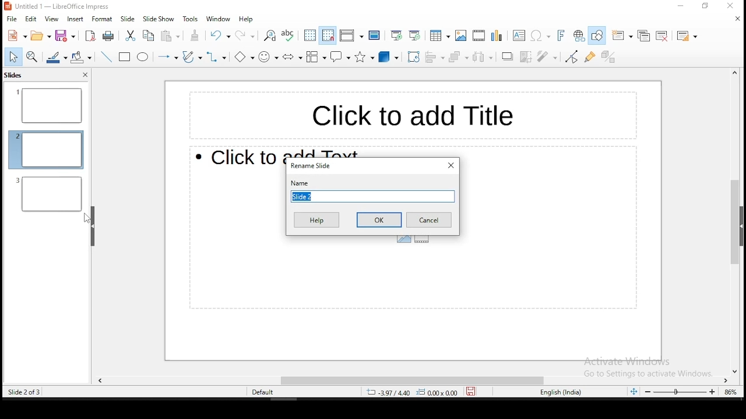 The height and width of the screenshot is (419, 746). What do you see at coordinates (597, 35) in the screenshot?
I see `show draw functions` at bounding box center [597, 35].